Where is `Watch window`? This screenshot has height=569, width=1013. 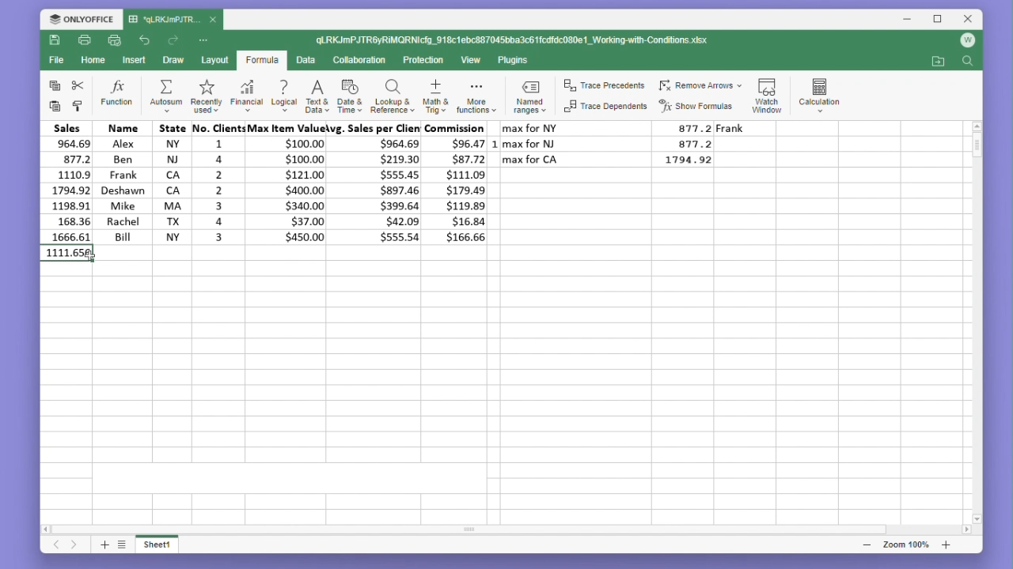 Watch window is located at coordinates (768, 93).